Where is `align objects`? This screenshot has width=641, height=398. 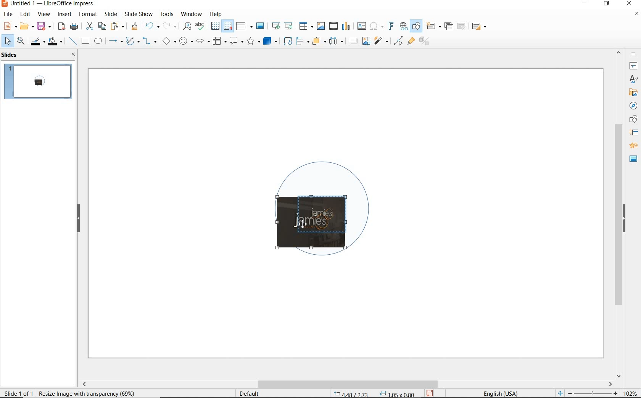 align objects is located at coordinates (301, 40).